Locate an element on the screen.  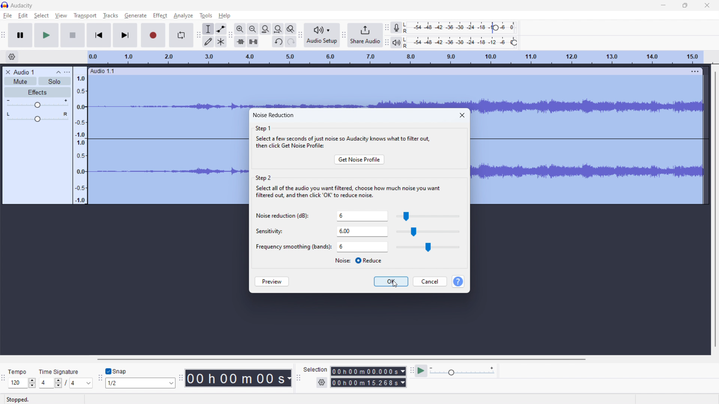
pan: center is located at coordinates (38, 117).